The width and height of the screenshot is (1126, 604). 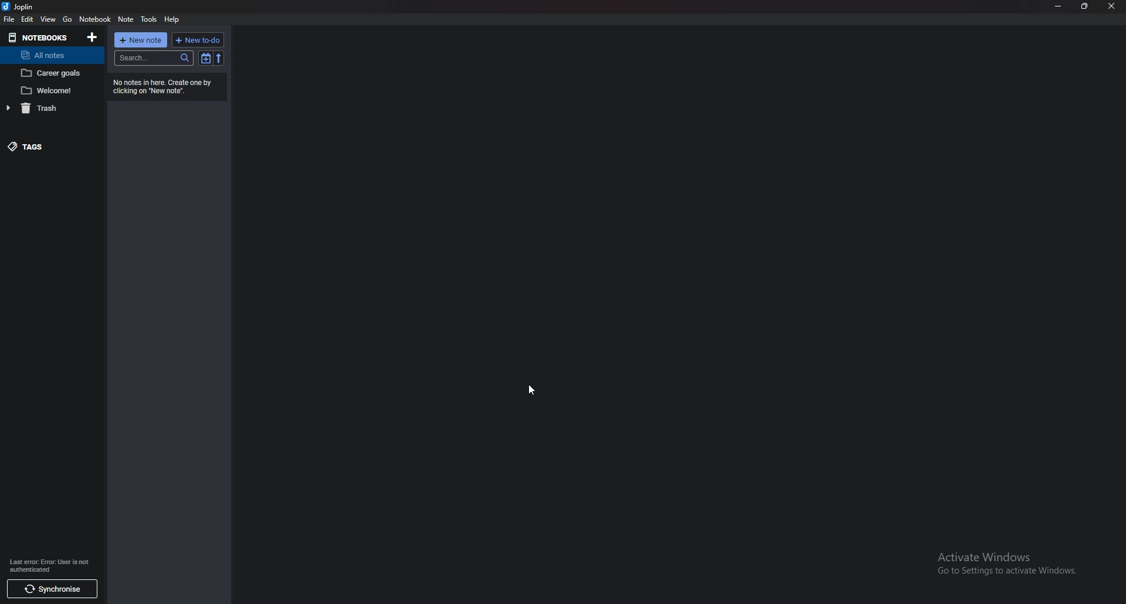 I want to click on note, so click(x=126, y=19).